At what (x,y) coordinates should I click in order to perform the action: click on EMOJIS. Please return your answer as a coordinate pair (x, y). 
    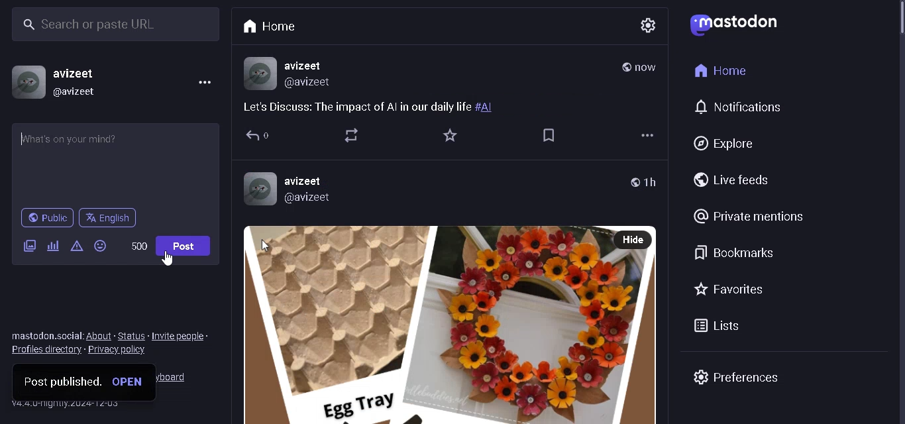
    Looking at the image, I should click on (101, 245).